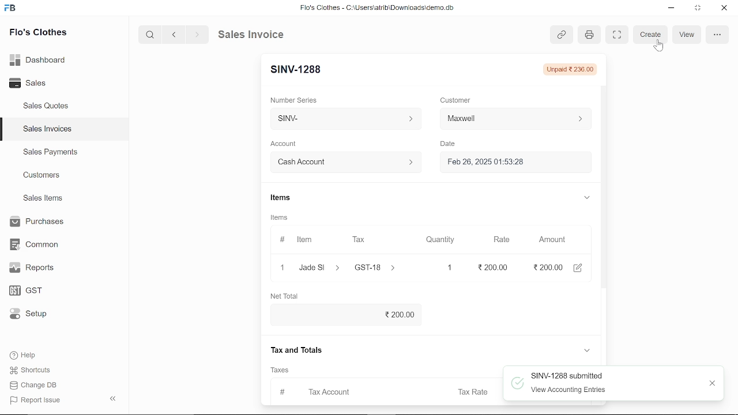  I want to click on open calender, so click(580, 162).